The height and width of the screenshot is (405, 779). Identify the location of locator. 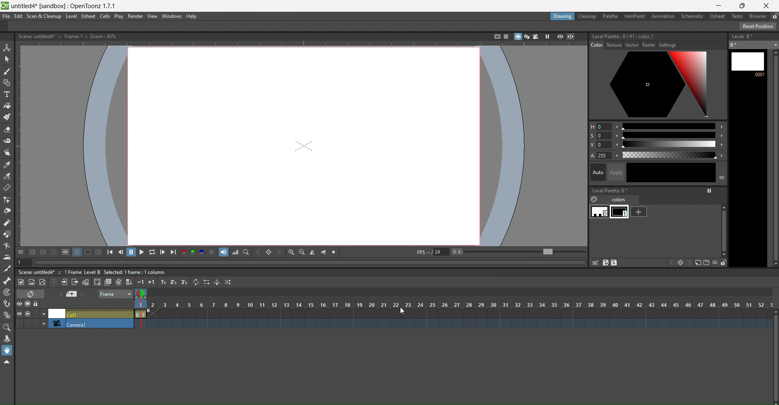
(246, 252).